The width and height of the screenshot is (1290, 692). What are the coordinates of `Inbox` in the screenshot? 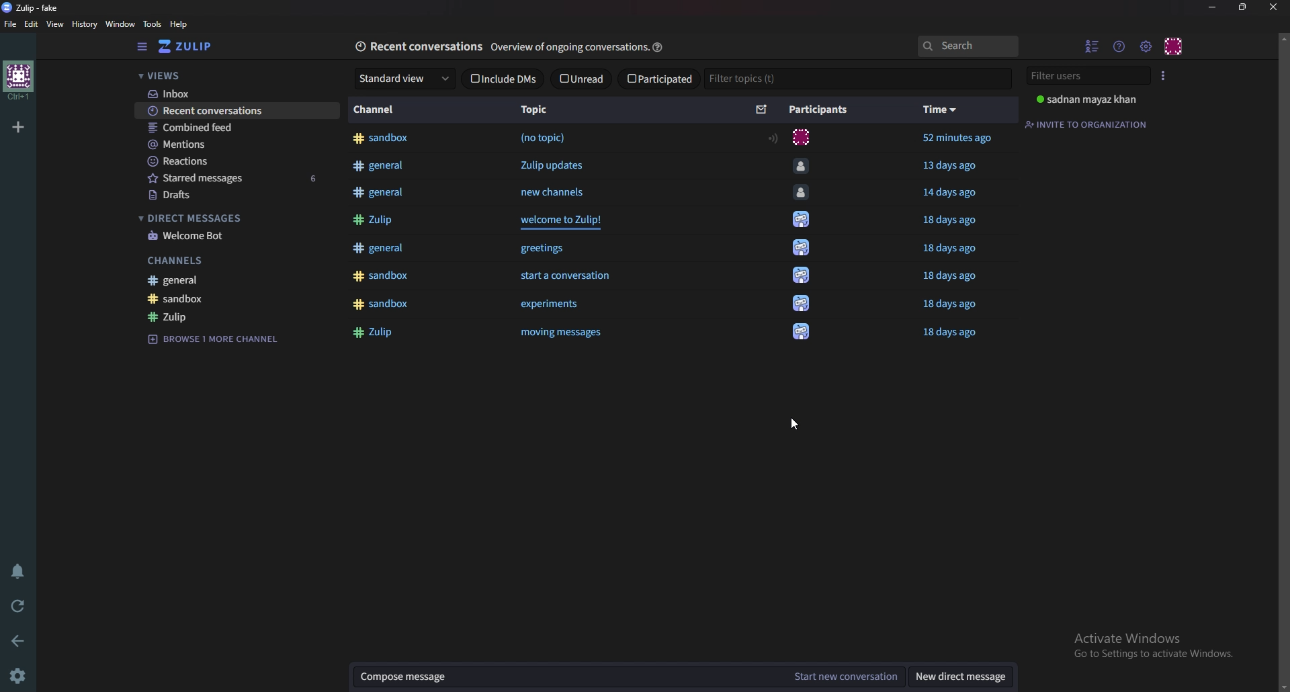 It's located at (232, 95).